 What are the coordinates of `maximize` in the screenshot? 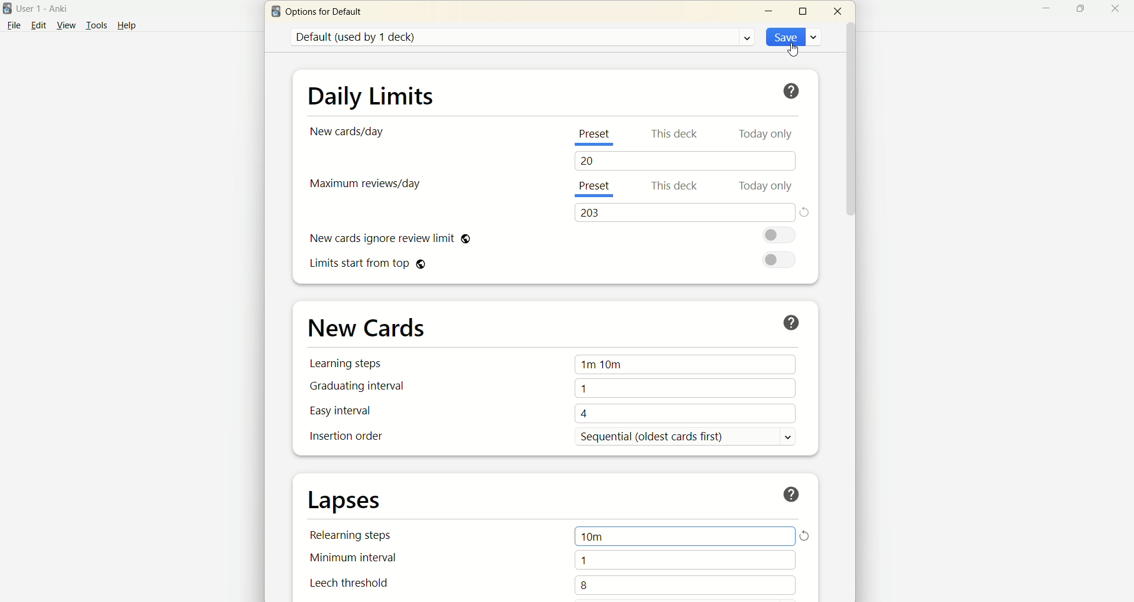 It's located at (1076, 8).